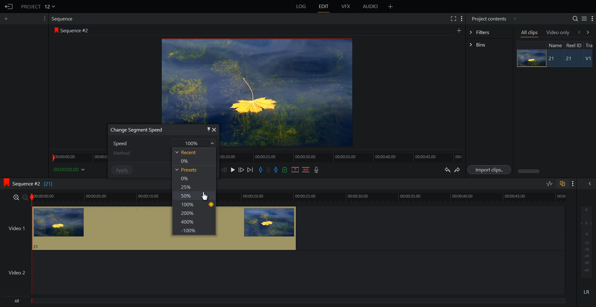 The height and width of the screenshot is (307, 596). I want to click on Add panel, so click(391, 7).